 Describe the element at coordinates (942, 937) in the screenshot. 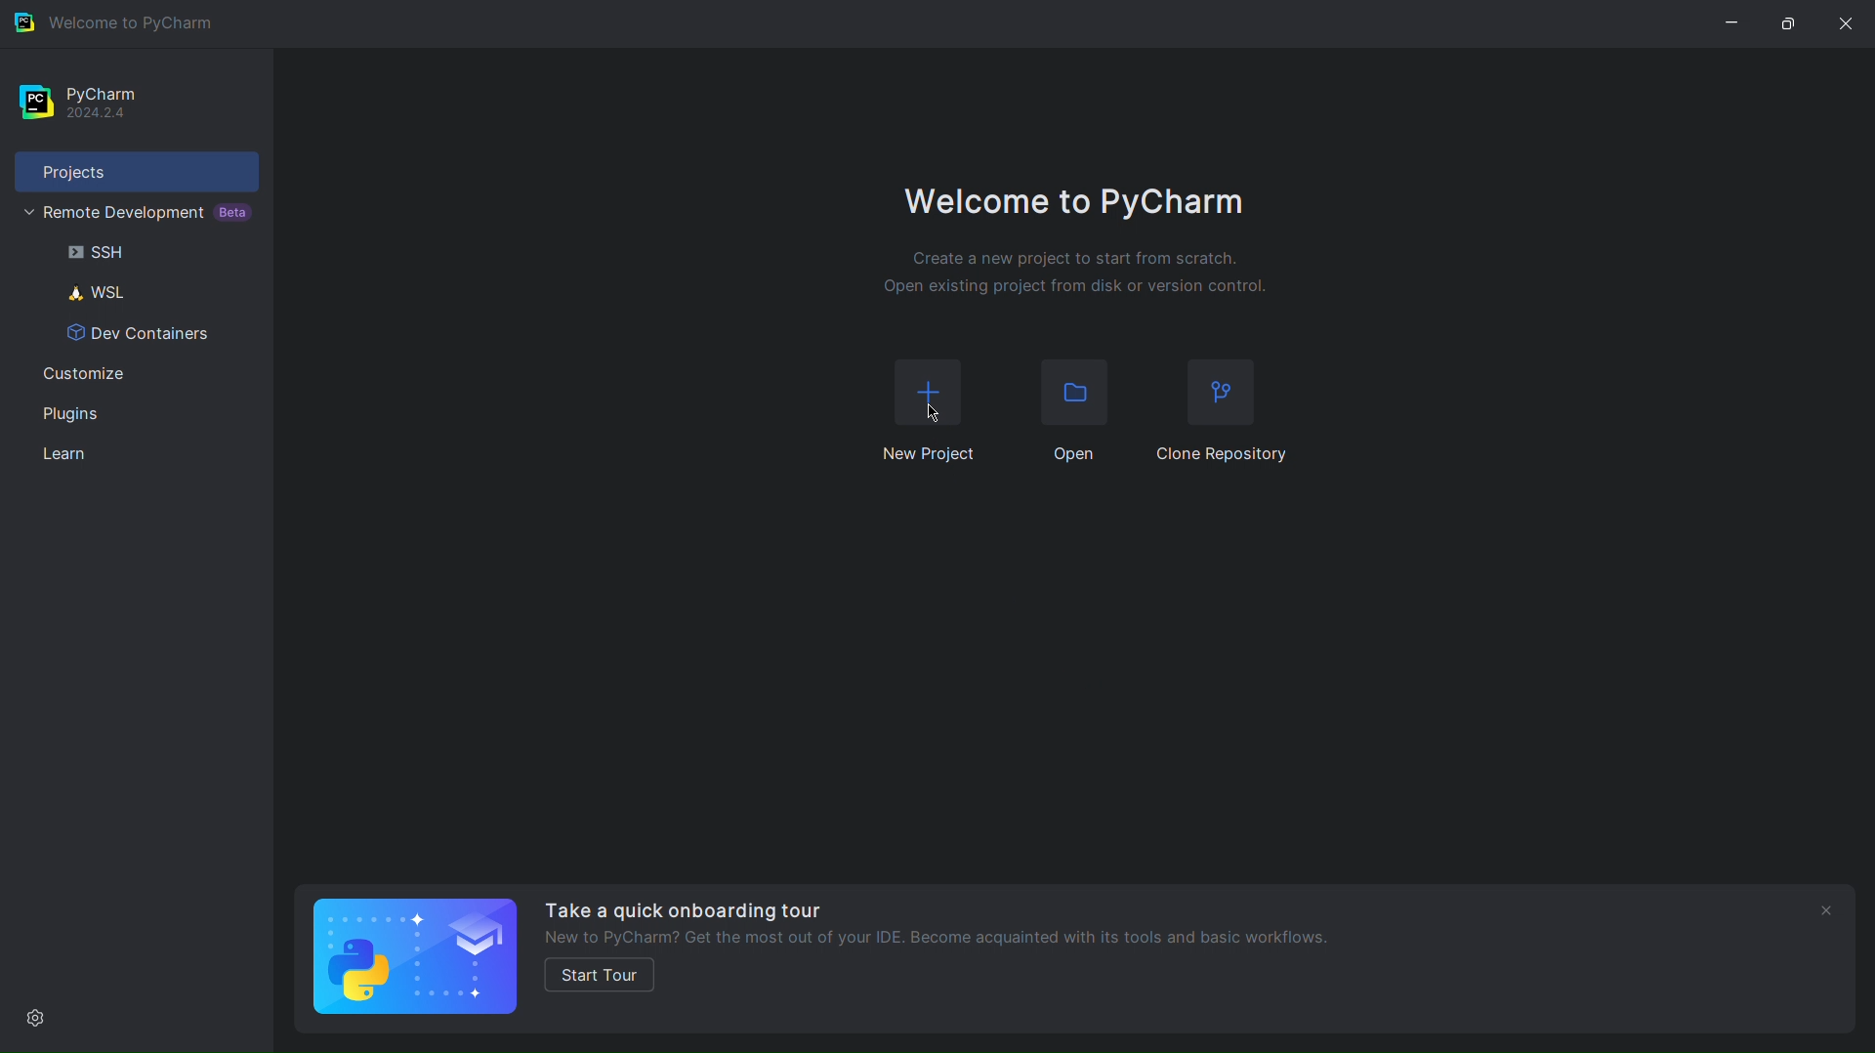

I see `New to PyCharm? Get the most out of your IDE. Become acquainted with its tools and basic workflows.` at that location.